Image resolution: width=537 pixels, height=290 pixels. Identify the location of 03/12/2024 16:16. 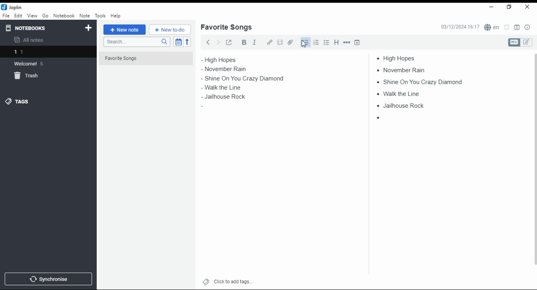
(460, 27).